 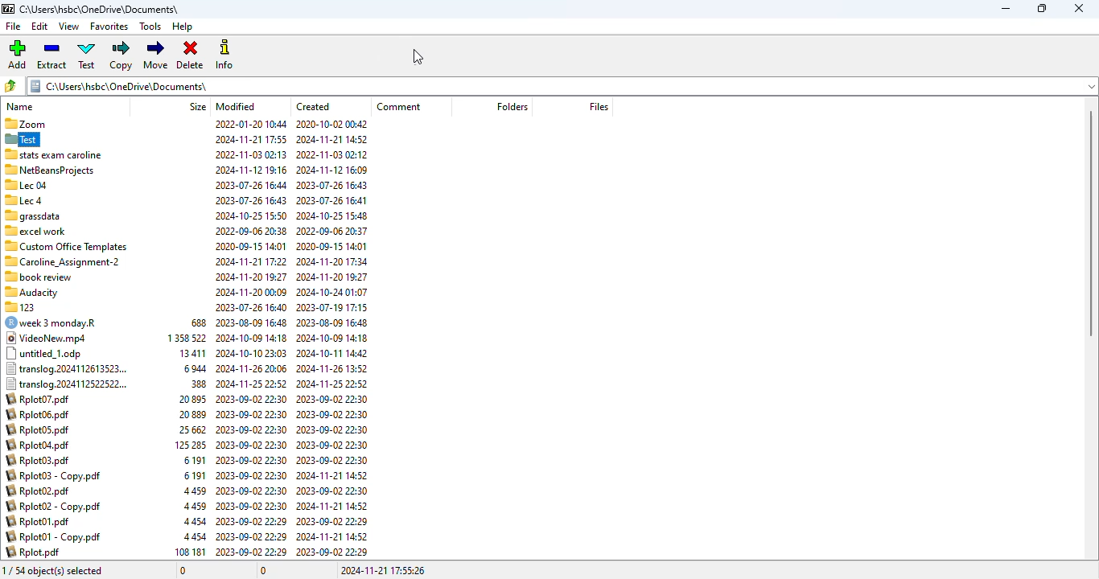 What do you see at coordinates (190, 445) in the screenshot?
I see `125 285` at bounding box center [190, 445].